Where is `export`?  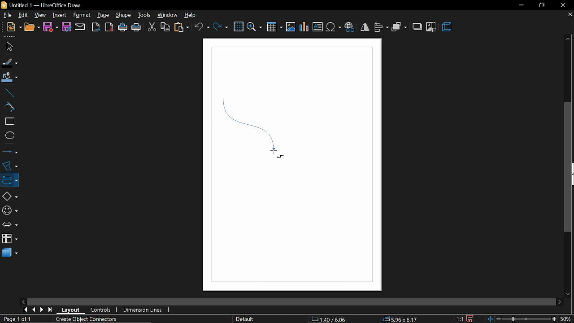
export is located at coordinates (96, 27).